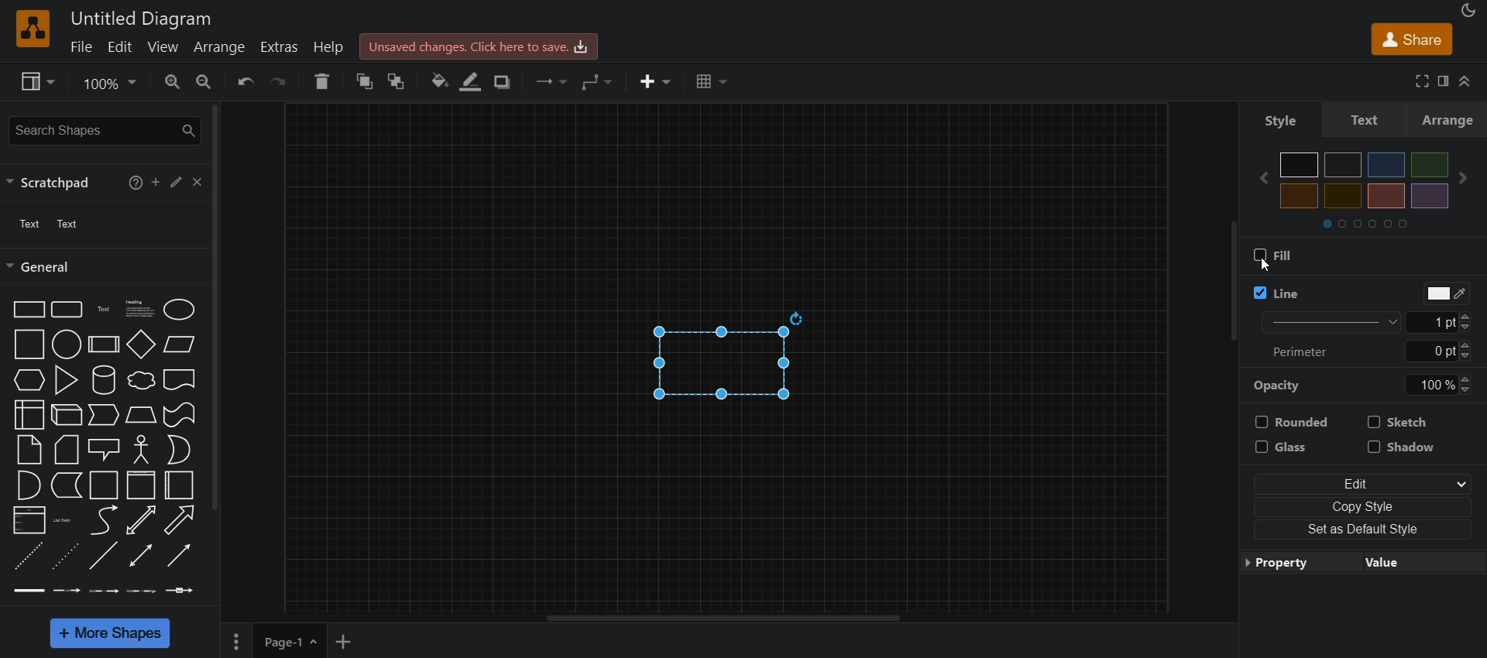  I want to click on increase perimeter, so click(1470, 345).